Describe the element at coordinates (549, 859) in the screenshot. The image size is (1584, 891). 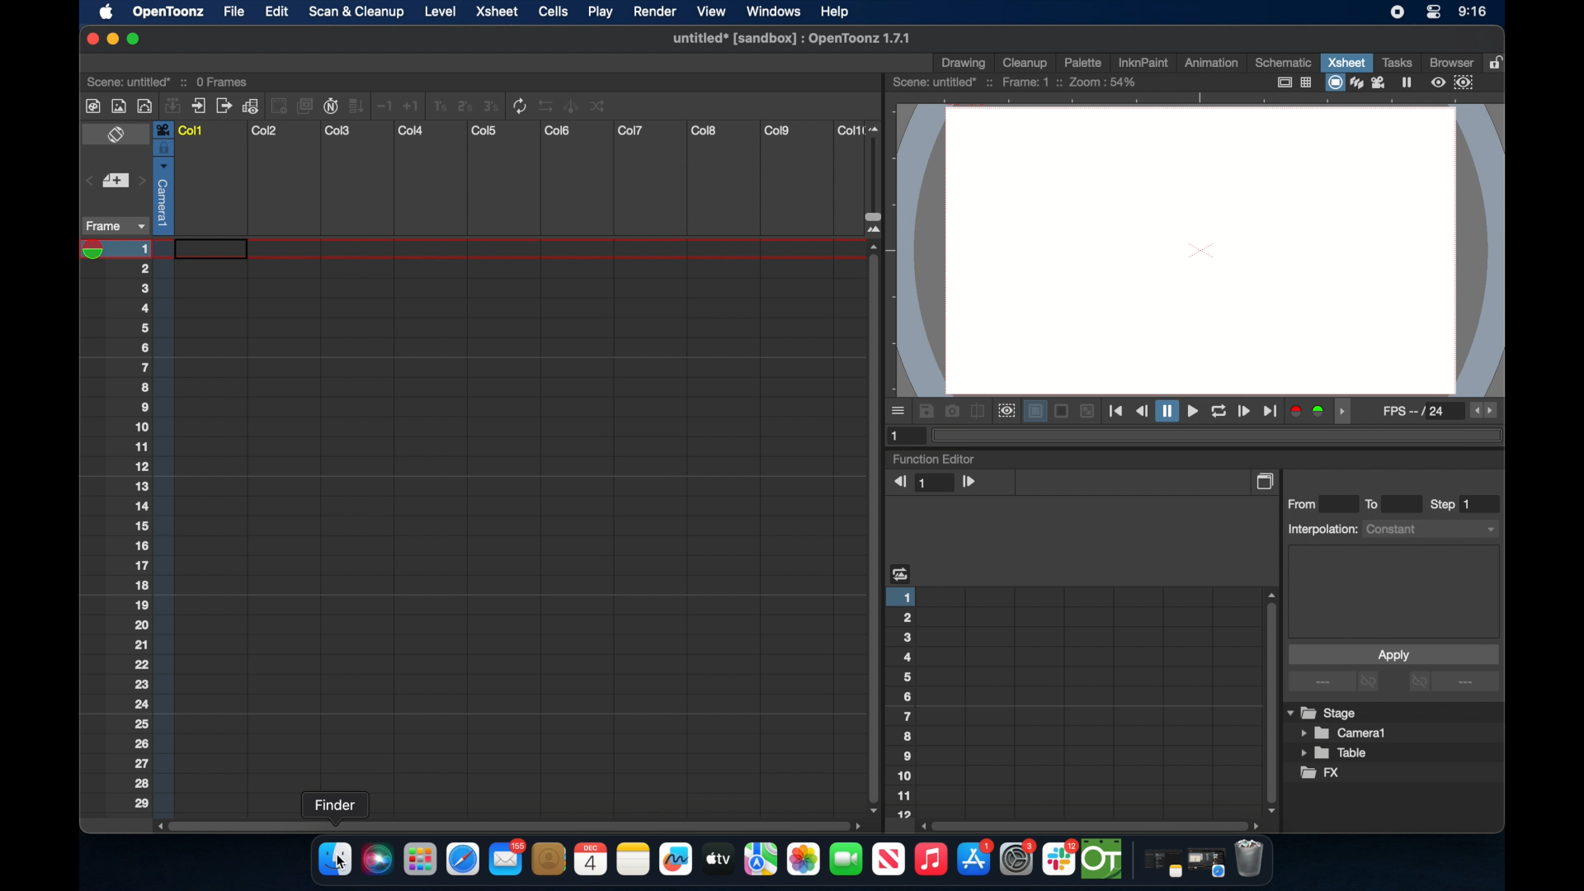
I see `contacts` at that location.